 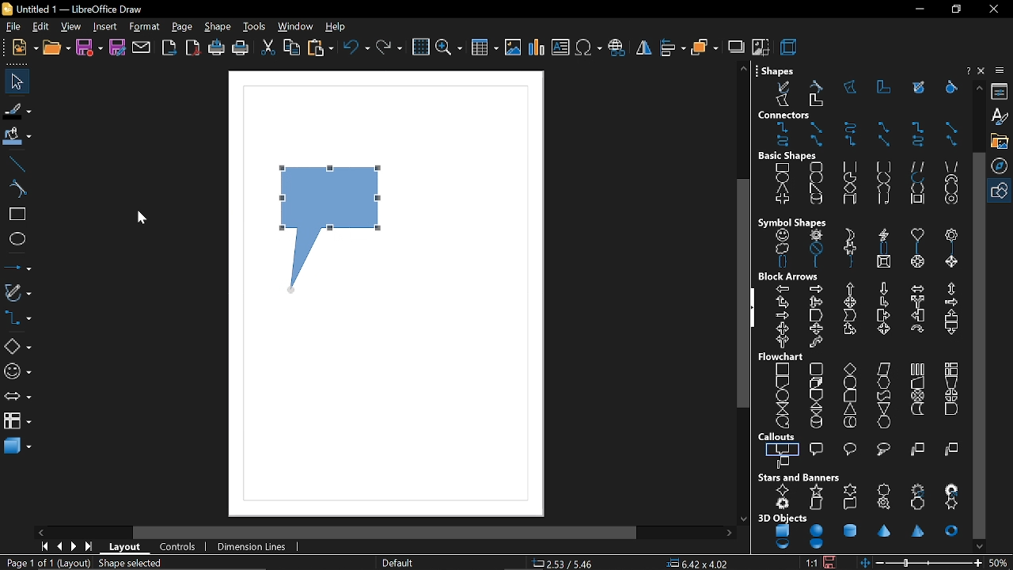 I want to click on signet, so click(x=886, y=505).